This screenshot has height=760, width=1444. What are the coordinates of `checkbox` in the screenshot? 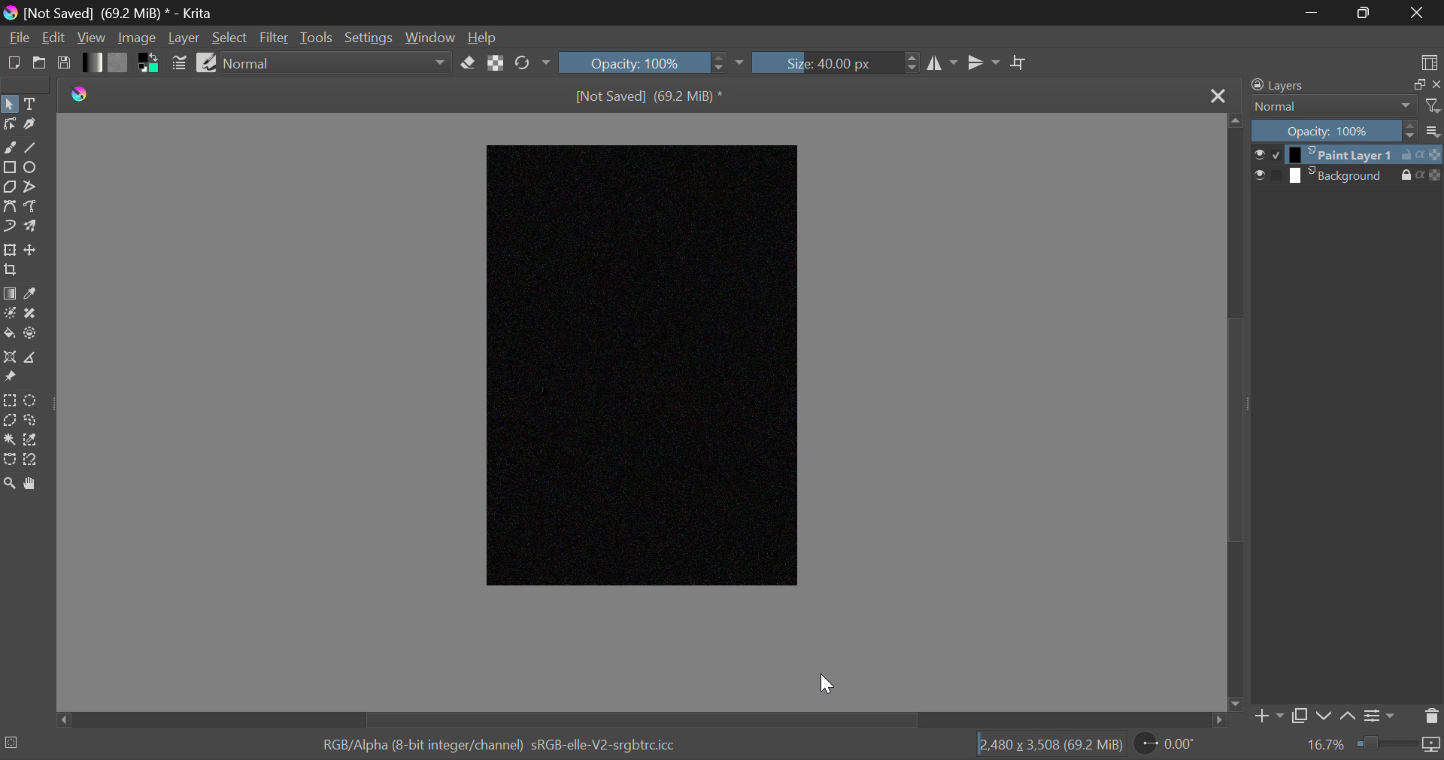 It's located at (1273, 155).